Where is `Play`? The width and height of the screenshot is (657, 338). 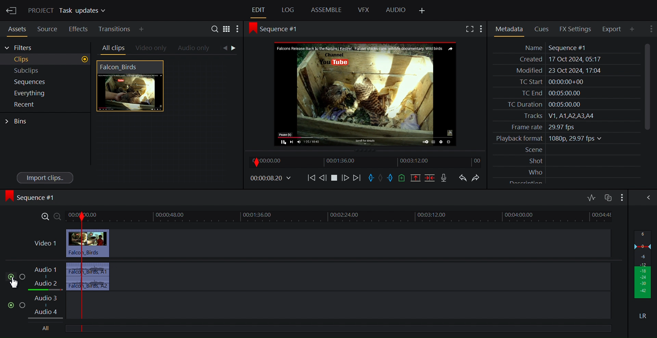
Play is located at coordinates (334, 179).